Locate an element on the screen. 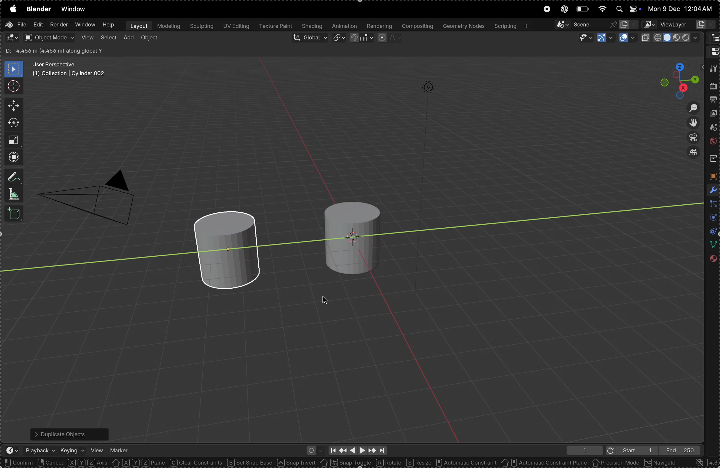 The width and height of the screenshot is (720, 468). automatic constraint pane is located at coordinates (544, 463).